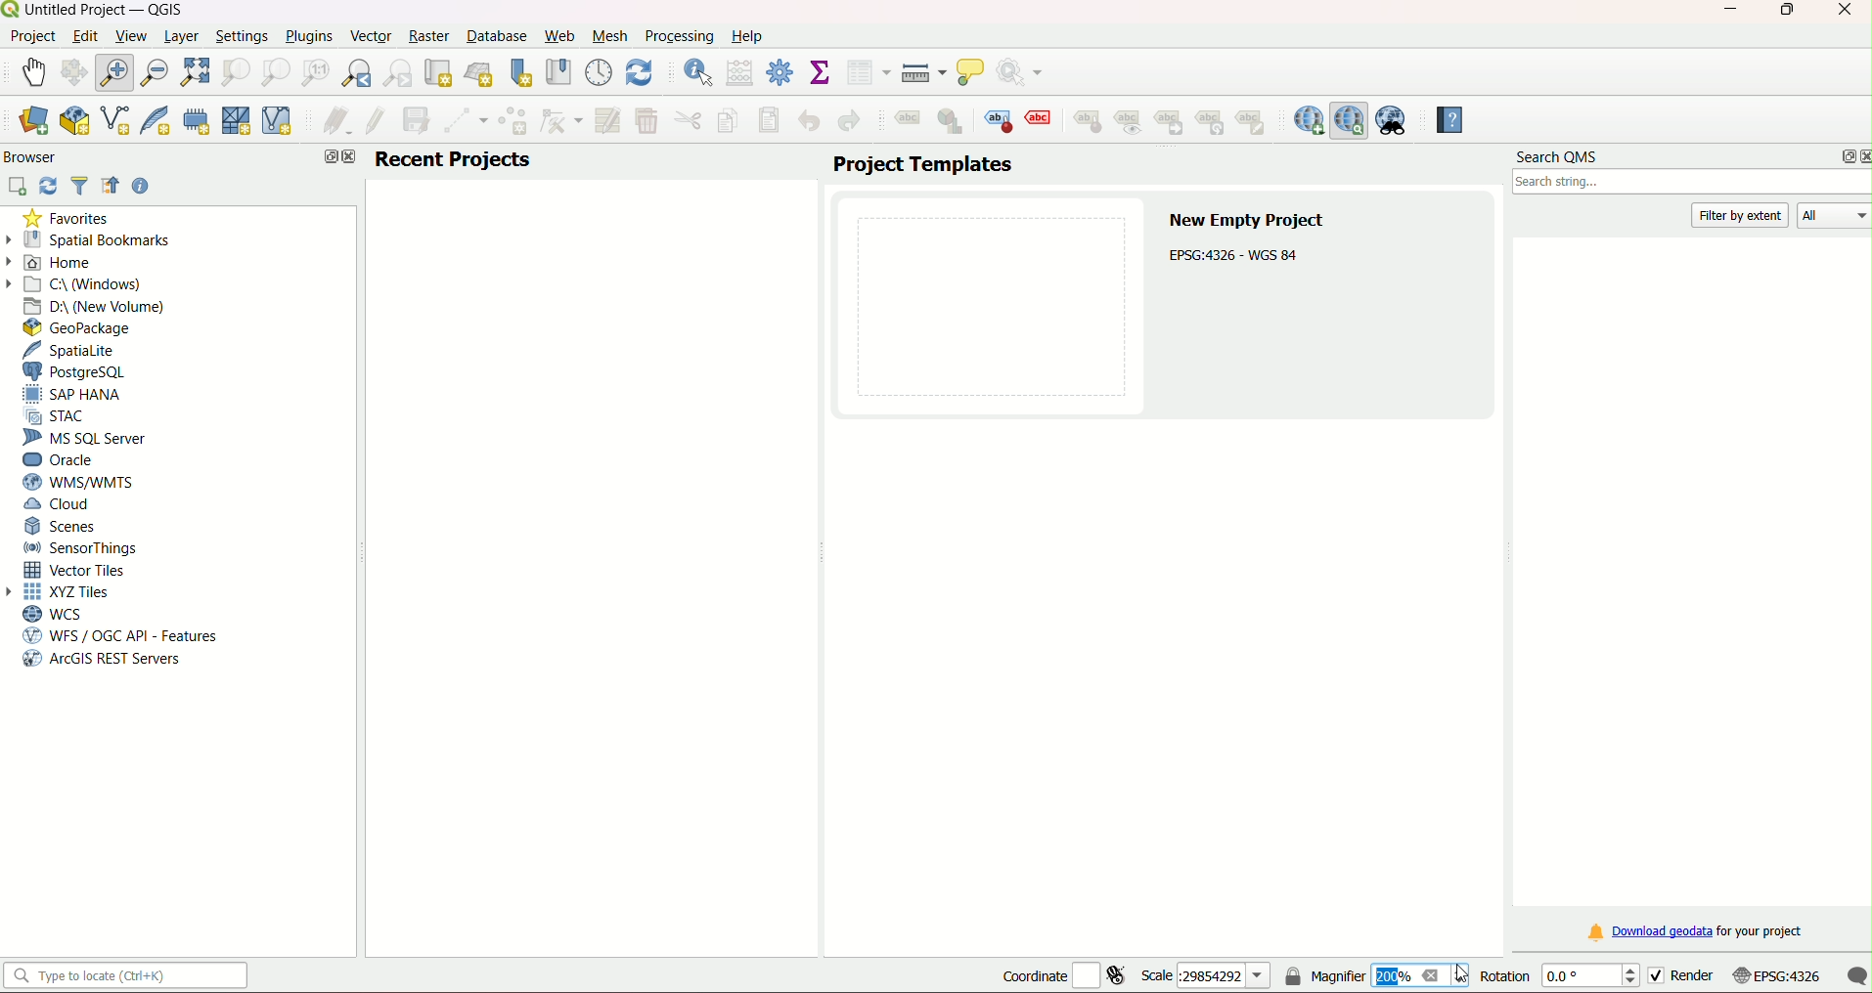 This screenshot has height=993, width=1872. What do you see at coordinates (687, 121) in the screenshot?
I see `cut features` at bounding box center [687, 121].